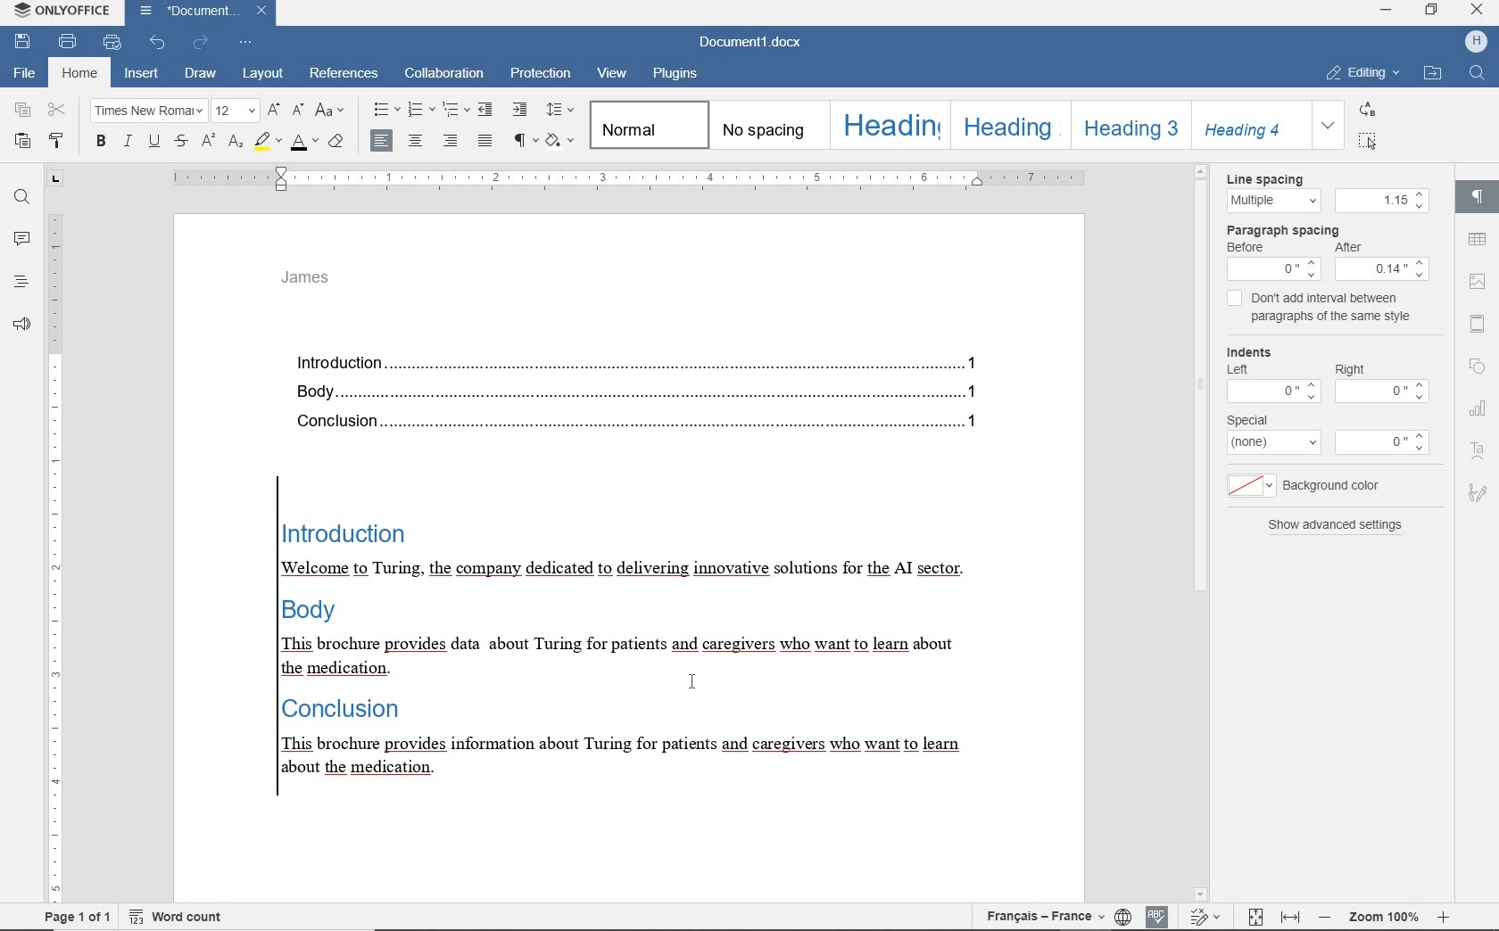  What do you see at coordinates (614, 72) in the screenshot?
I see `view` at bounding box center [614, 72].